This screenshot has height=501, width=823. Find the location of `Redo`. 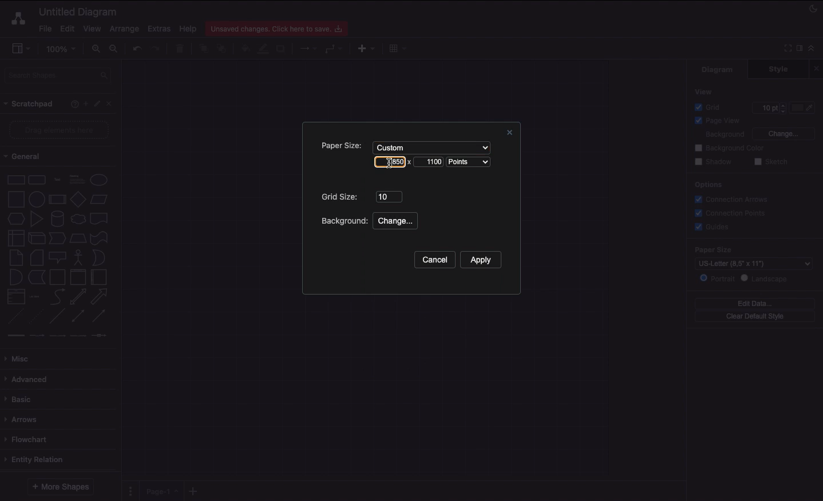

Redo is located at coordinates (155, 49).